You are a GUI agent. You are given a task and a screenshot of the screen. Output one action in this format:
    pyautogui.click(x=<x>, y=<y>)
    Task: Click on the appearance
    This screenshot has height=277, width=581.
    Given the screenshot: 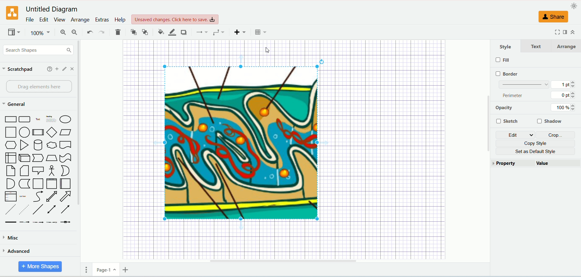 What is the action you would take?
    pyautogui.click(x=575, y=6)
    